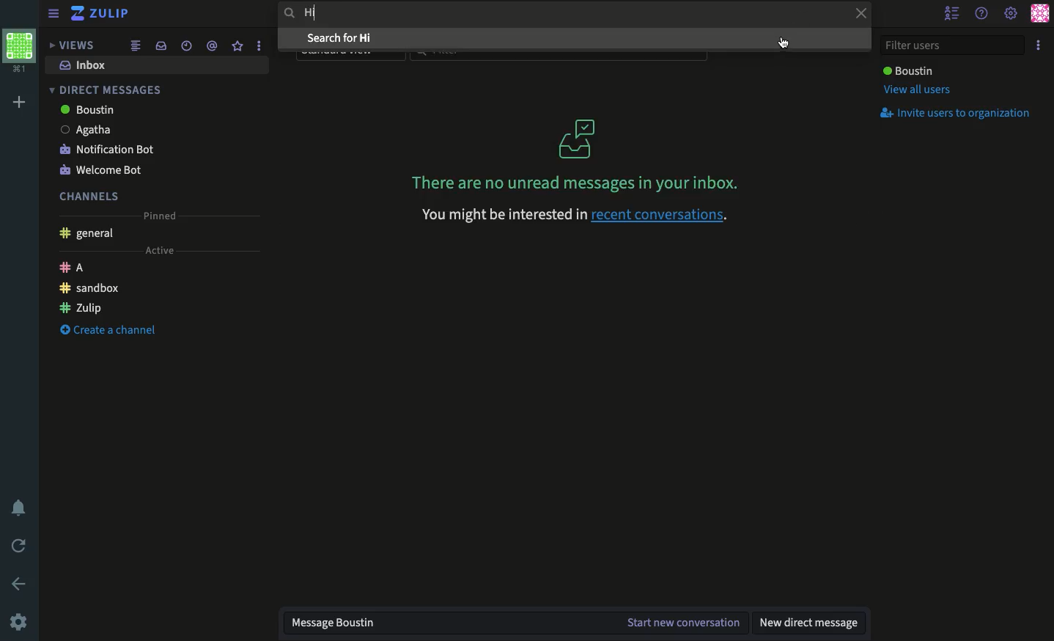  I want to click on recent conversations, so click(660, 216).